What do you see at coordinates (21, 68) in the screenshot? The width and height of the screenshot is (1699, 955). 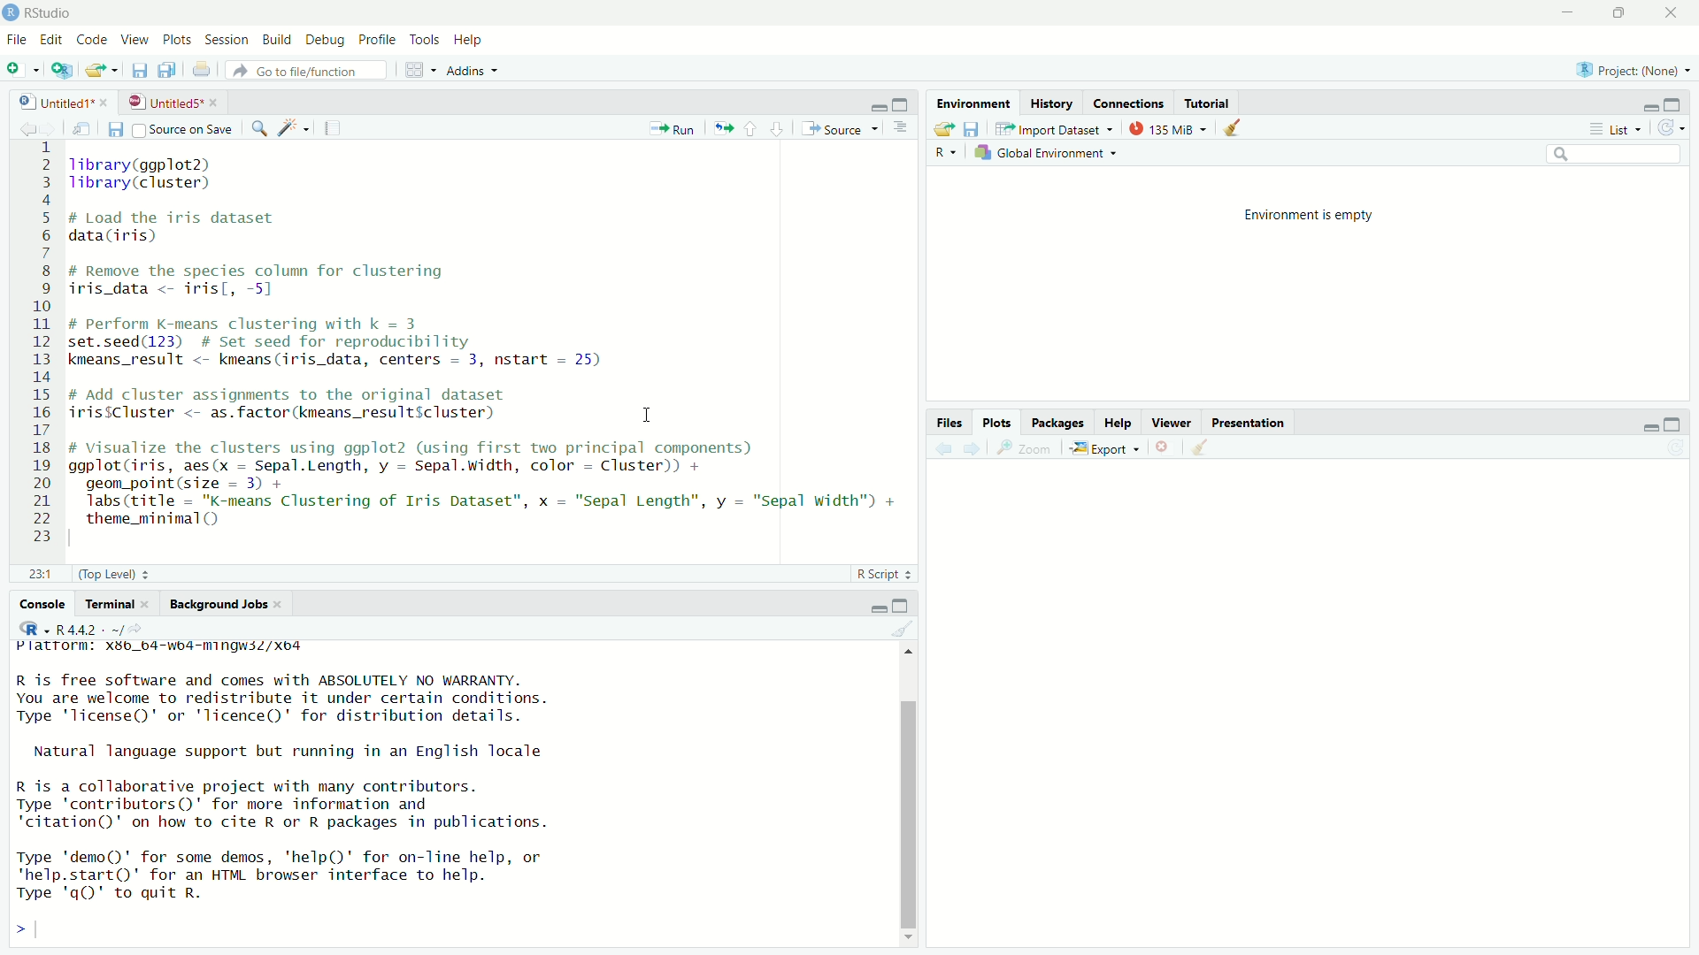 I see `new file` at bounding box center [21, 68].